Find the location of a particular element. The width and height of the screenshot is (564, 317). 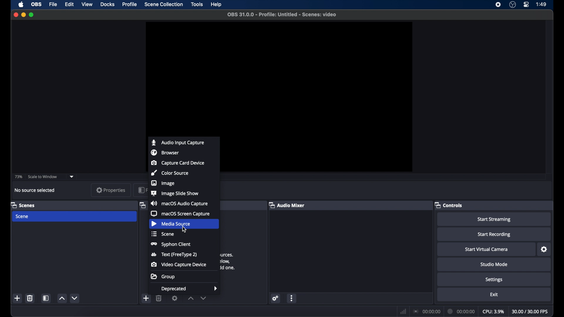

scenes is located at coordinates (23, 205).